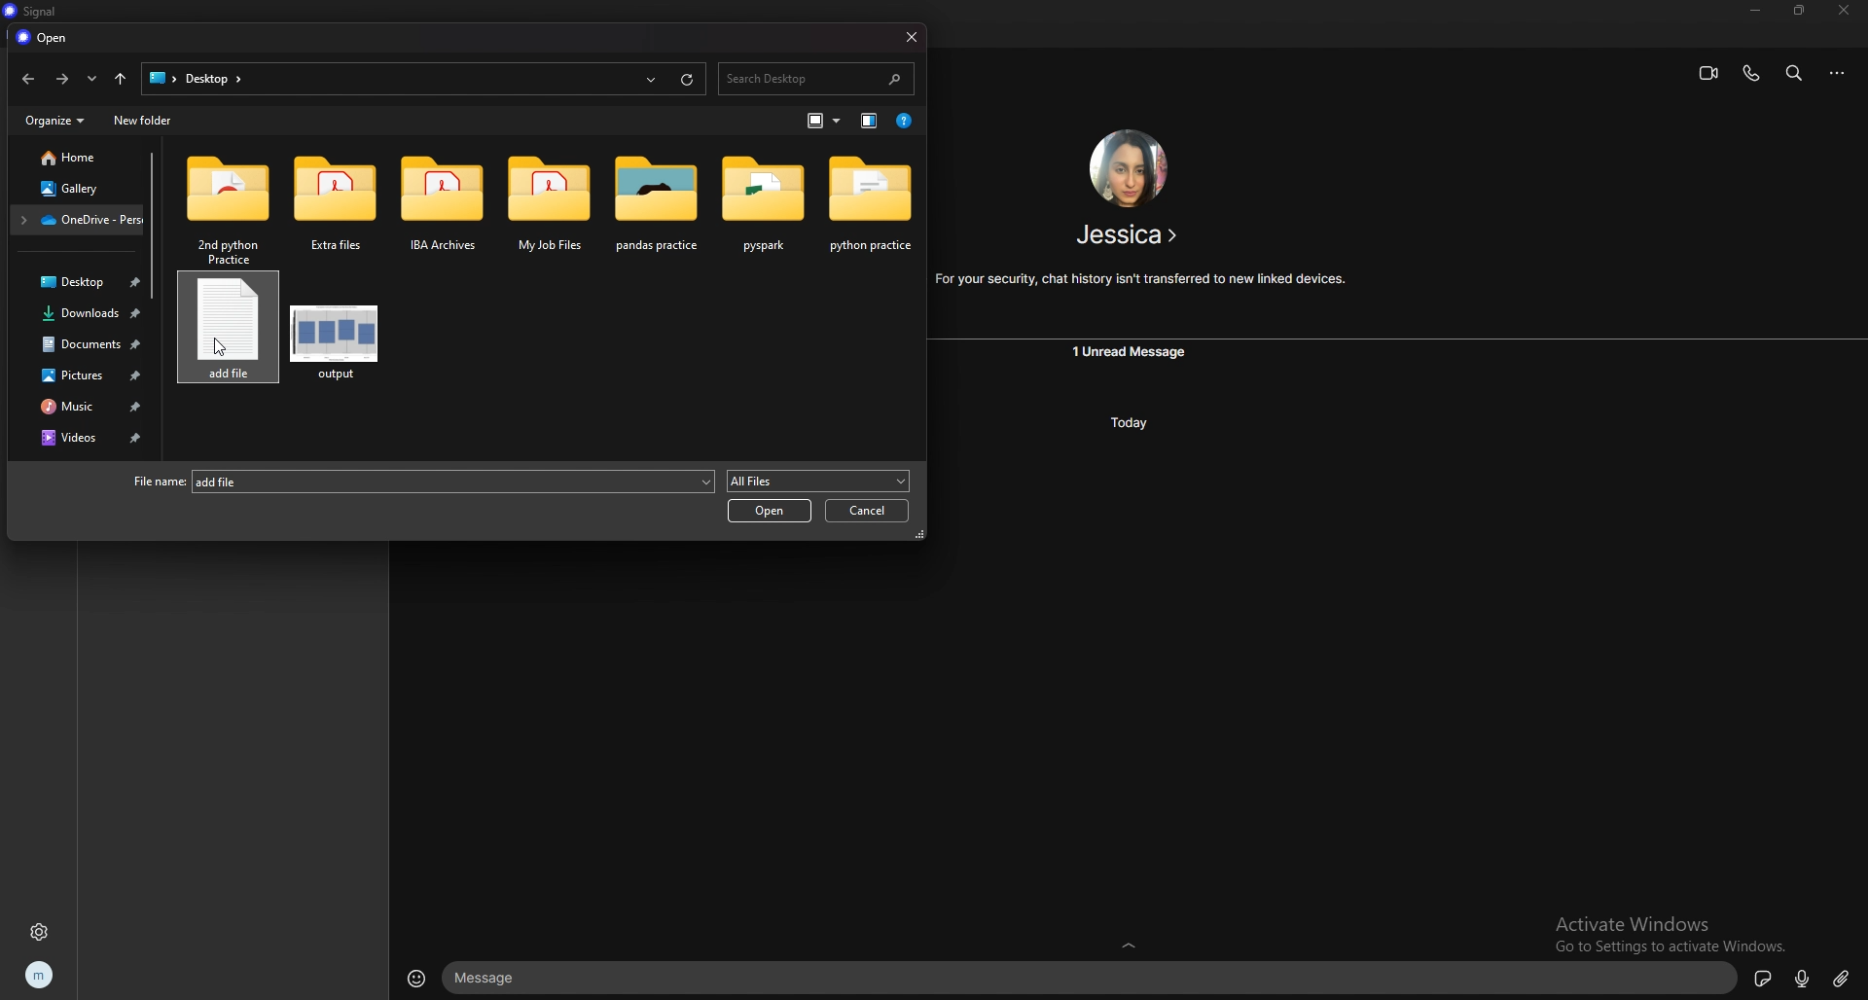 This screenshot has height=1000, width=1868. Describe the element at coordinates (233, 205) in the screenshot. I see `folder` at that location.